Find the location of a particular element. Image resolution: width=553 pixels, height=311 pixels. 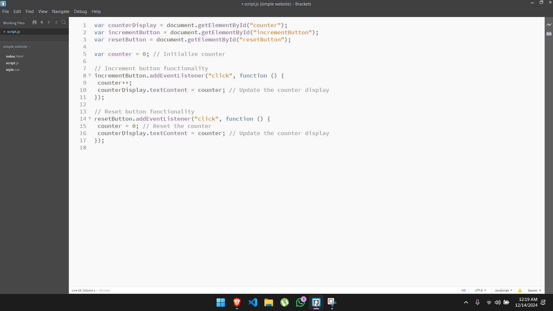

start icon is located at coordinates (221, 302).